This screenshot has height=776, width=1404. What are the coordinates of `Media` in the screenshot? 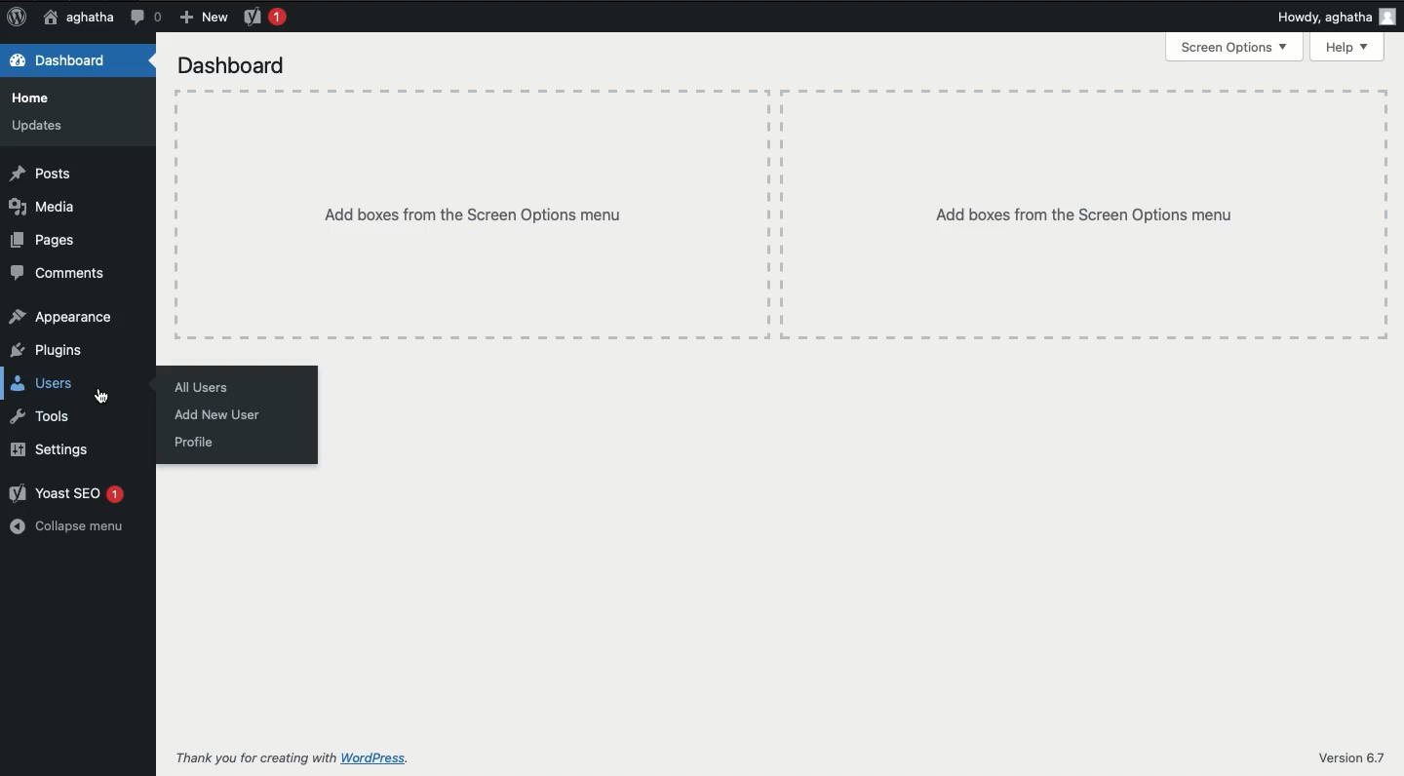 It's located at (45, 207).